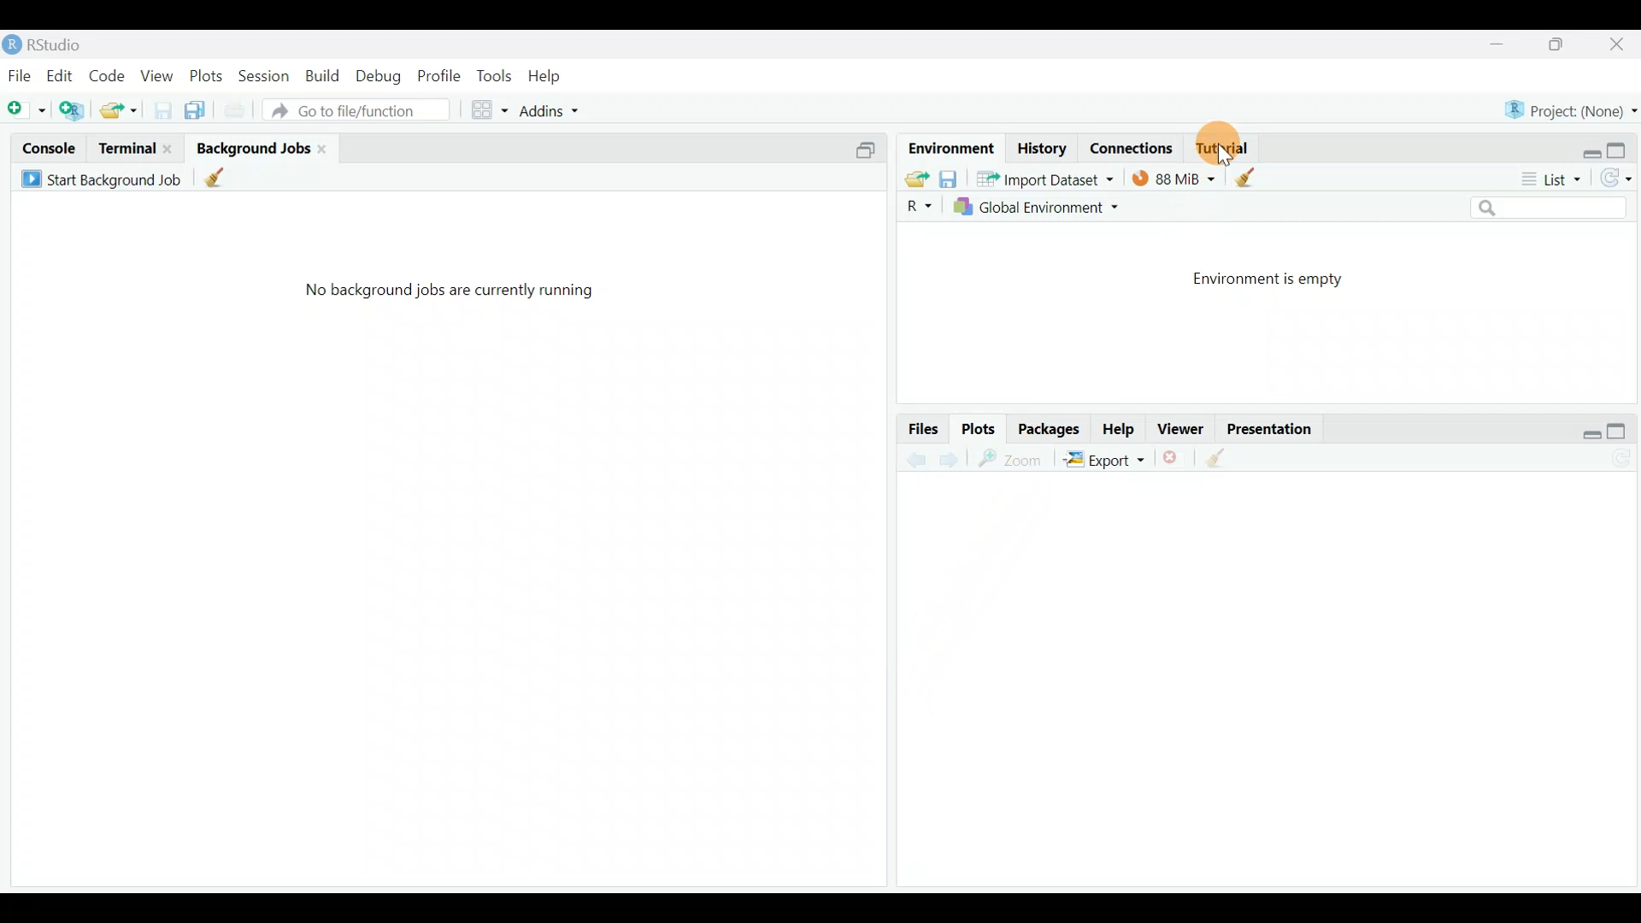  What do you see at coordinates (1138, 147) in the screenshot?
I see `Connections` at bounding box center [1138, 147].